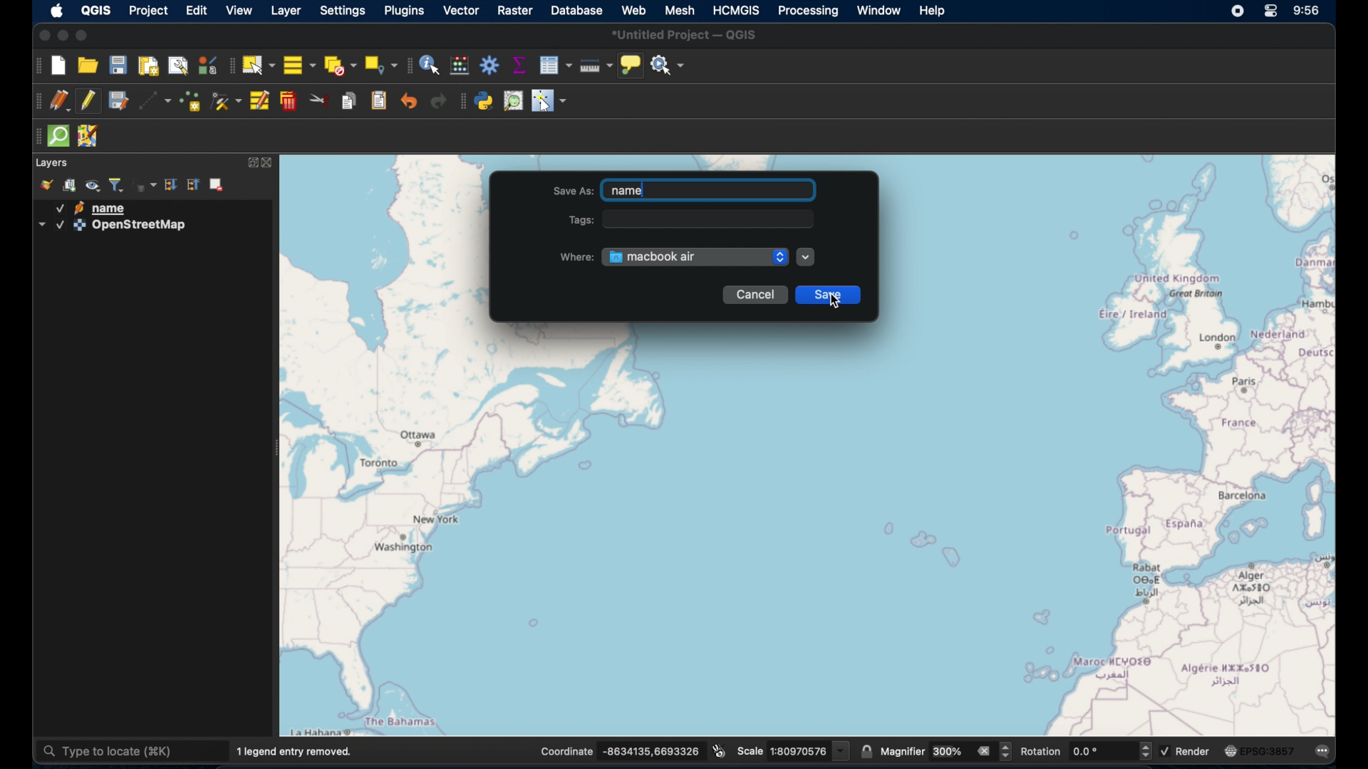 The height and width of the screenshot is (769, 1368). Describe the element at coordinates (461, 11) in the screenshot. I see `vector` at that location.